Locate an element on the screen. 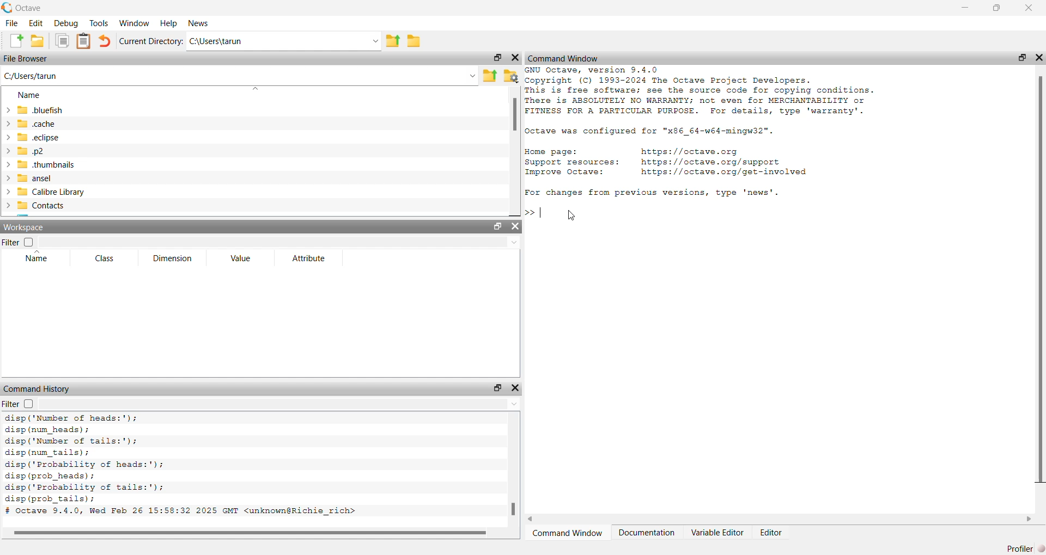  vertical scroll bar is located at coordinates (514, 151).